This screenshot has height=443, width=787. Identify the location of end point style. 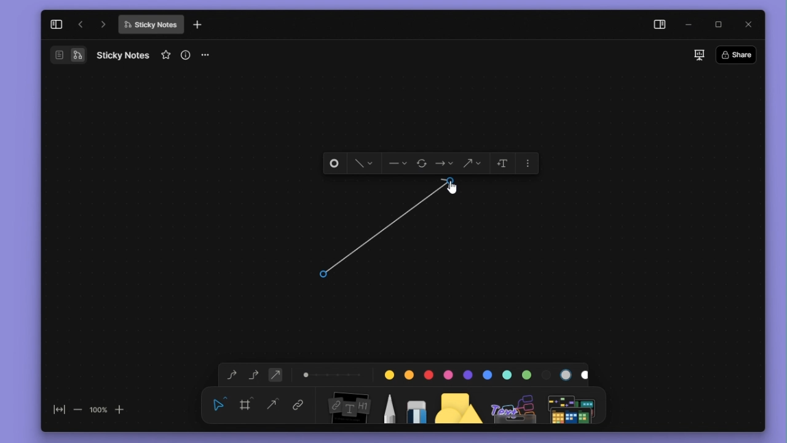
(445, 164).